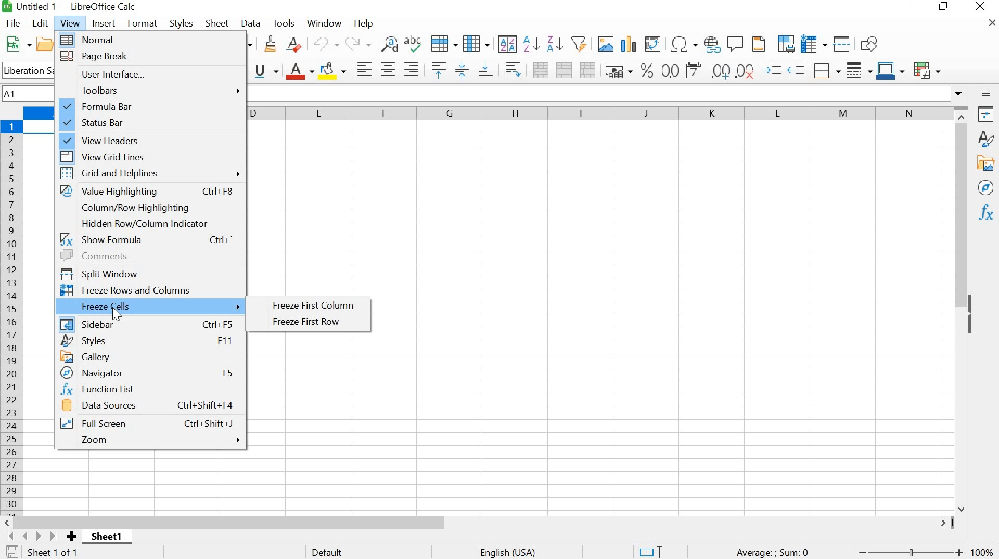  I want to click on STATUS BAR, so click(150, 122).